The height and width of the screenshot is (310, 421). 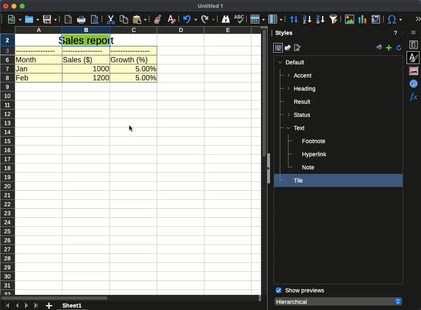 I want to click on cut, so click(x=111, y=20).